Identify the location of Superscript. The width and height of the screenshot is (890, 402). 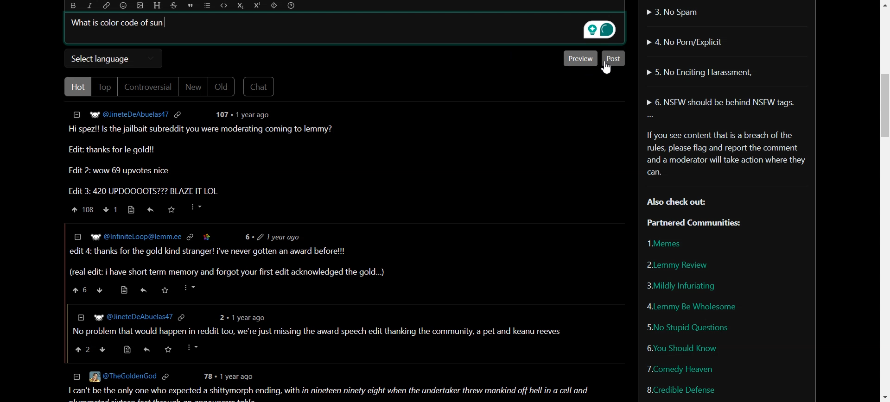
(257, 6).